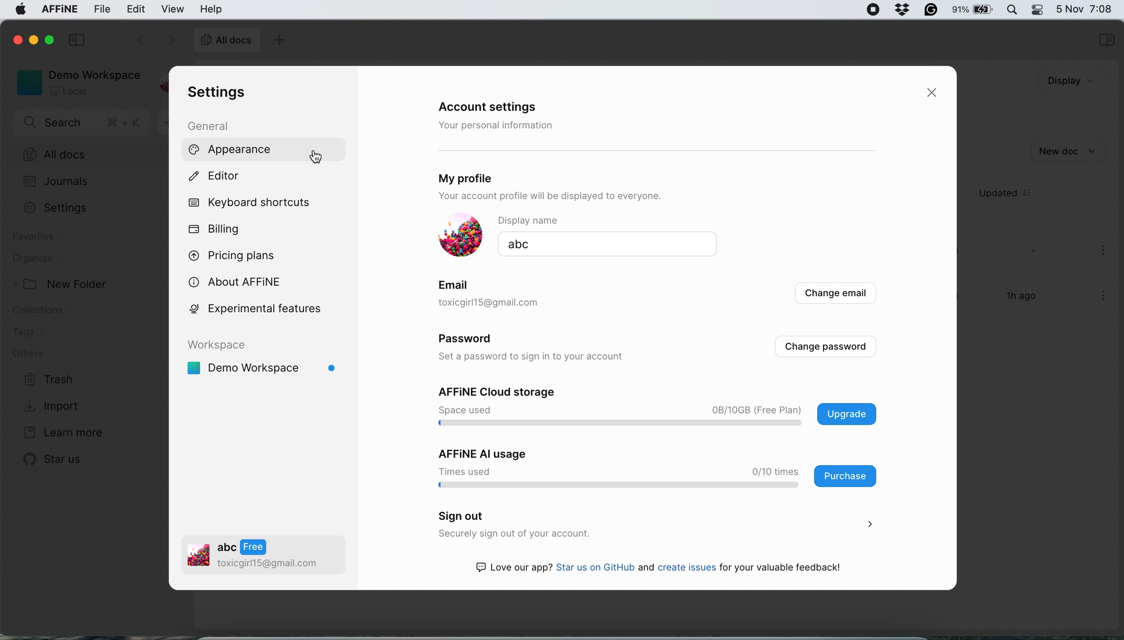 The image size is (1124, 640). I want to click on settings, so click(220, 93).